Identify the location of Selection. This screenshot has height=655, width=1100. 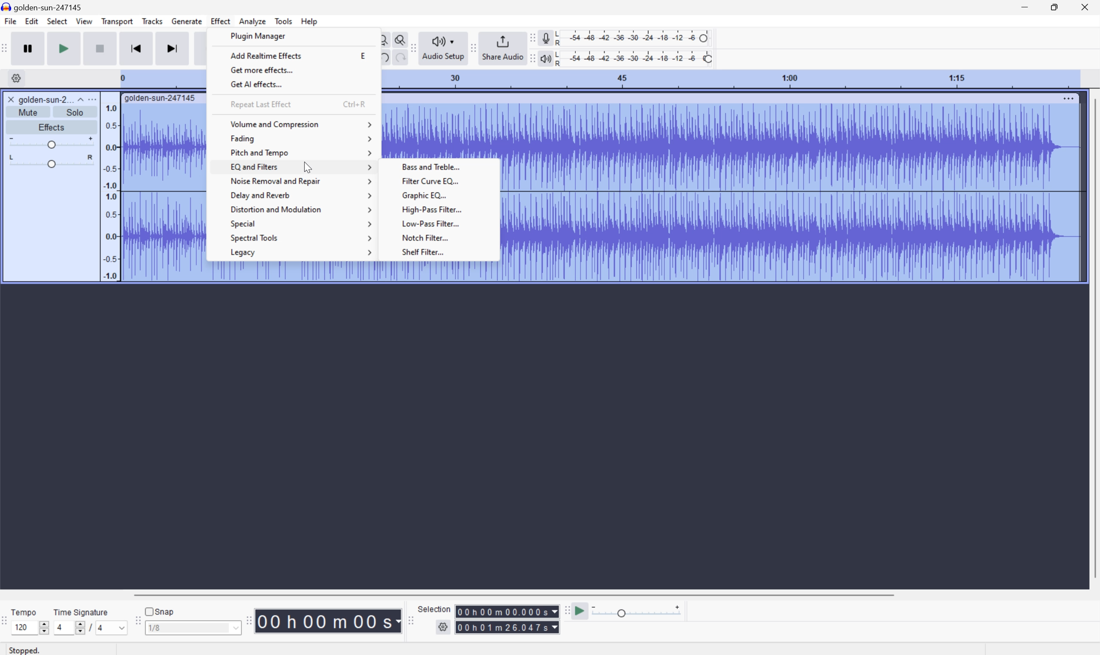
(436, 609).